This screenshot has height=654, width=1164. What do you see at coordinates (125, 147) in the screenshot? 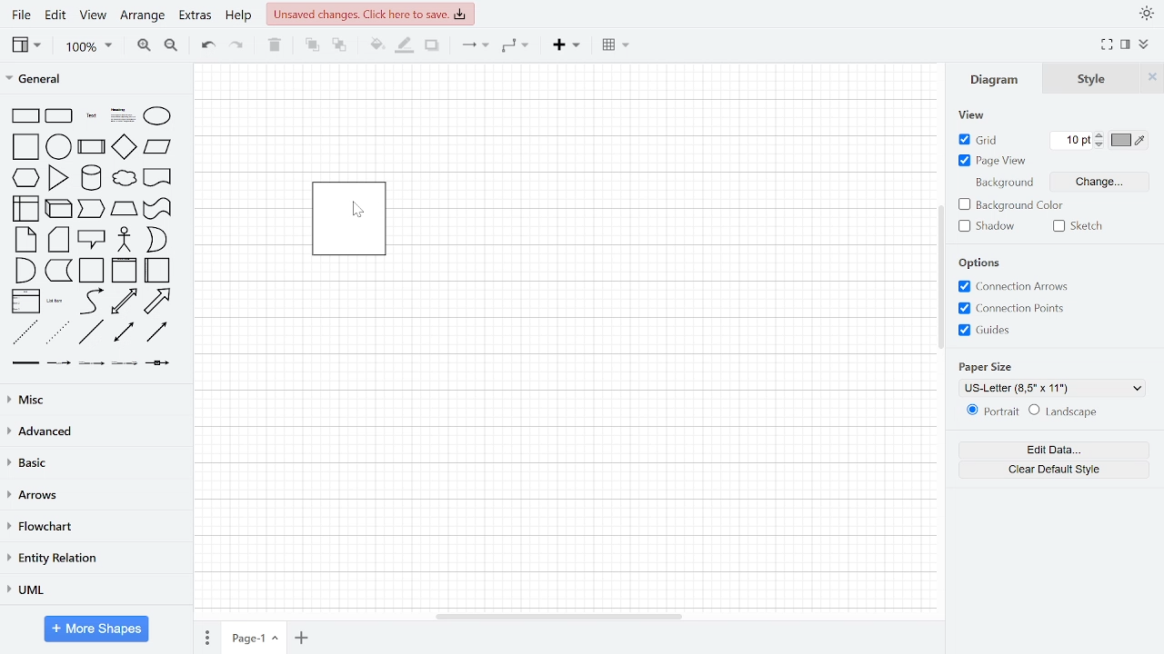
I see `diamond` at bounding box center [125, 147].